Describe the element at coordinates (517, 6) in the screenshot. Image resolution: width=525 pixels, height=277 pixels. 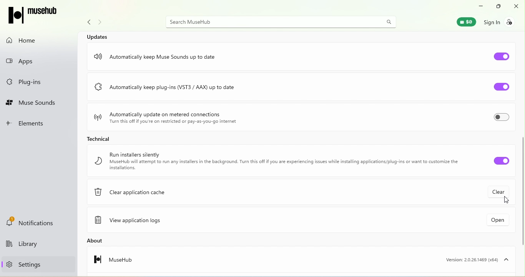
I see `Close ` at that location.